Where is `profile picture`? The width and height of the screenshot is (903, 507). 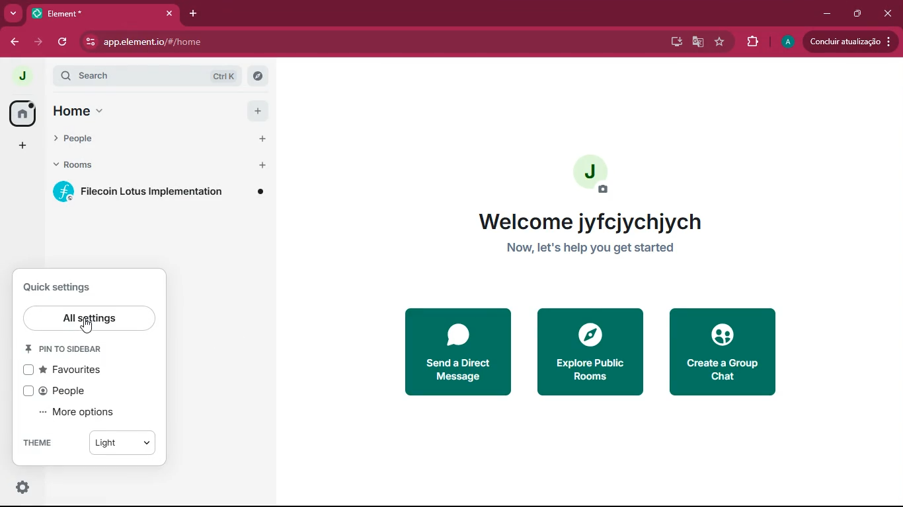 profile picture is located at coordinates (22, 77).